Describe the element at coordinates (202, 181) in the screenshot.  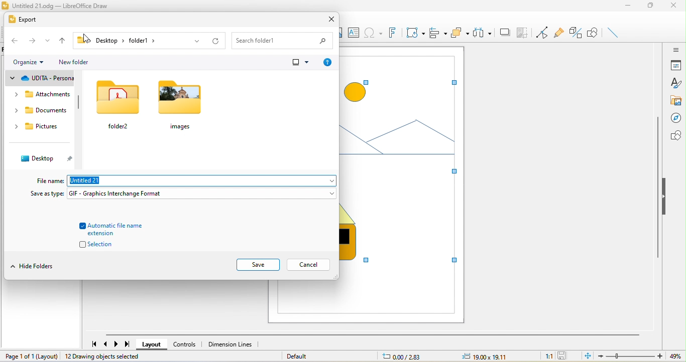
I see `untitled21` at that location.